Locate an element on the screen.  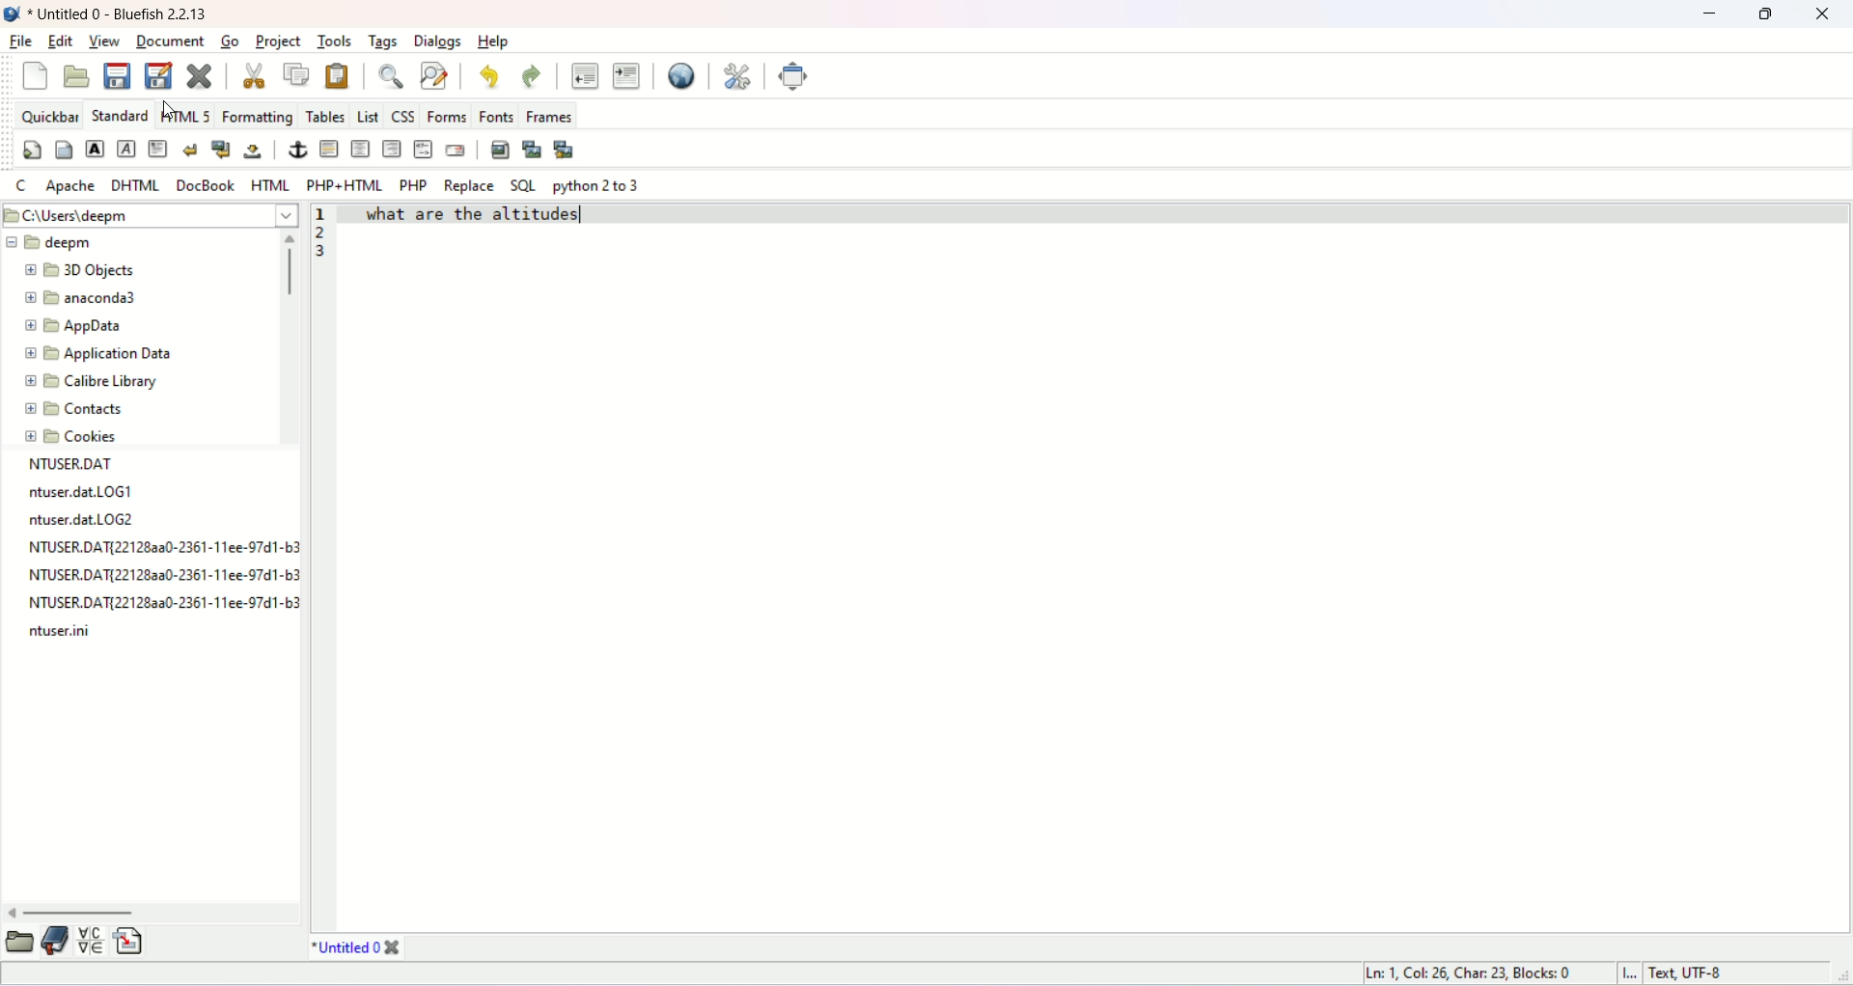
new is located at coordinates (31, 77).